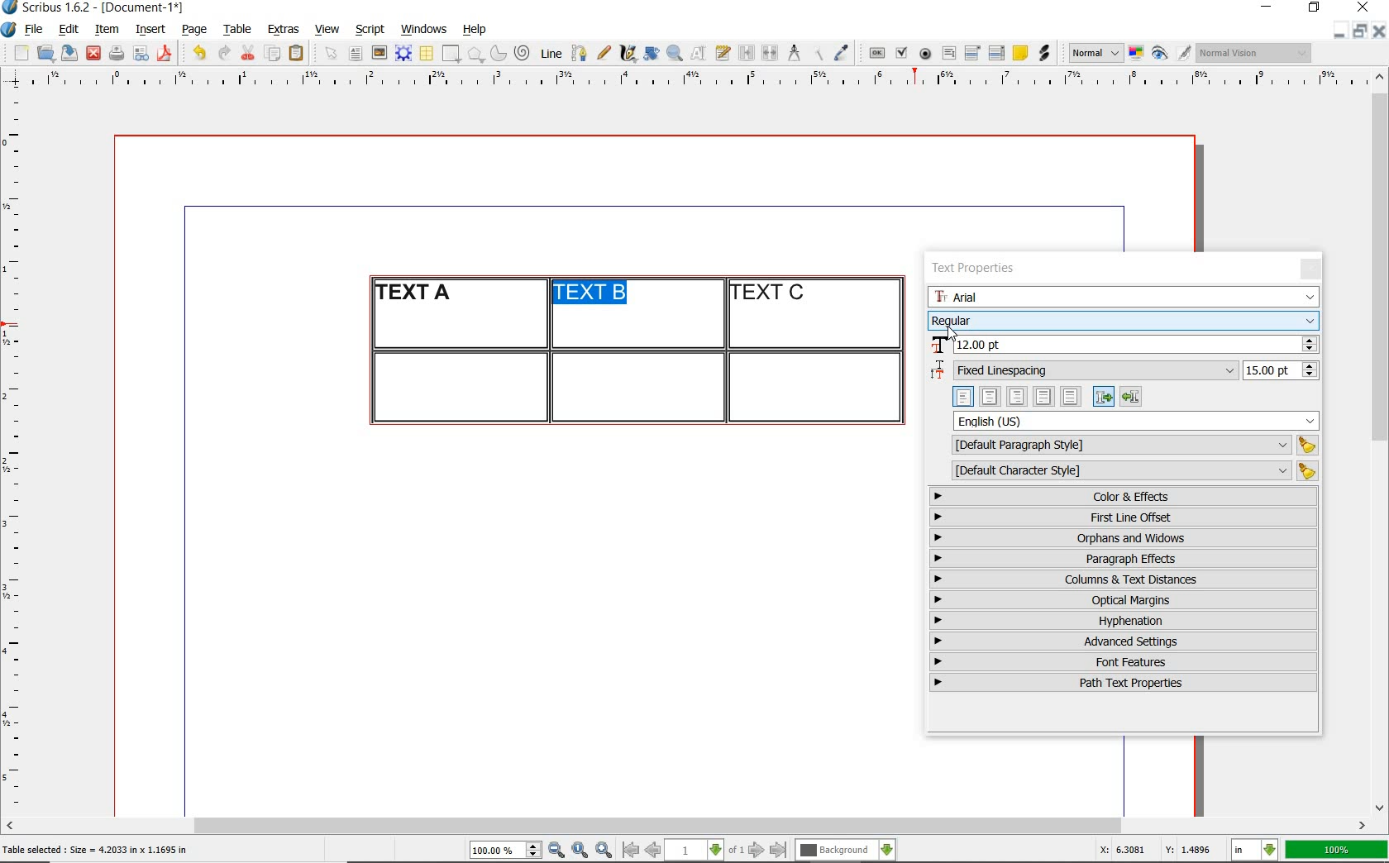 The height and width of the screenshot is (863, 1389). Describe the element at coordinates (841, 55) in the screenshot. I see `eye dropper` at that location.